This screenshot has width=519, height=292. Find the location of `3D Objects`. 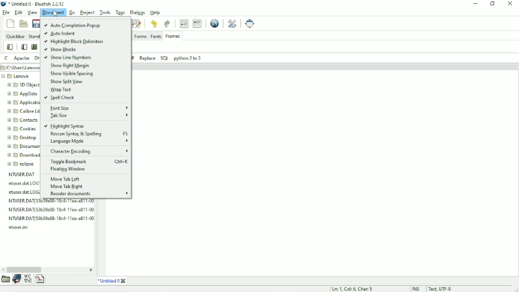

3D Objects is located at coordinates (25, 86).